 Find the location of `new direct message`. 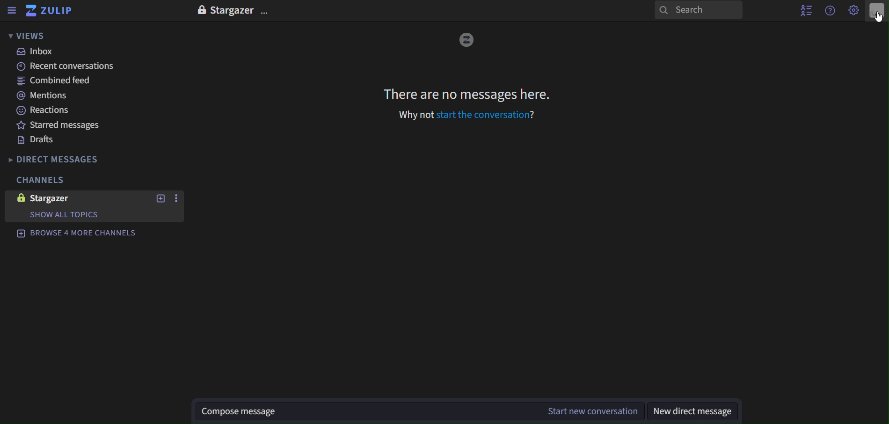

new direct message is located at coordinates (692, 410).